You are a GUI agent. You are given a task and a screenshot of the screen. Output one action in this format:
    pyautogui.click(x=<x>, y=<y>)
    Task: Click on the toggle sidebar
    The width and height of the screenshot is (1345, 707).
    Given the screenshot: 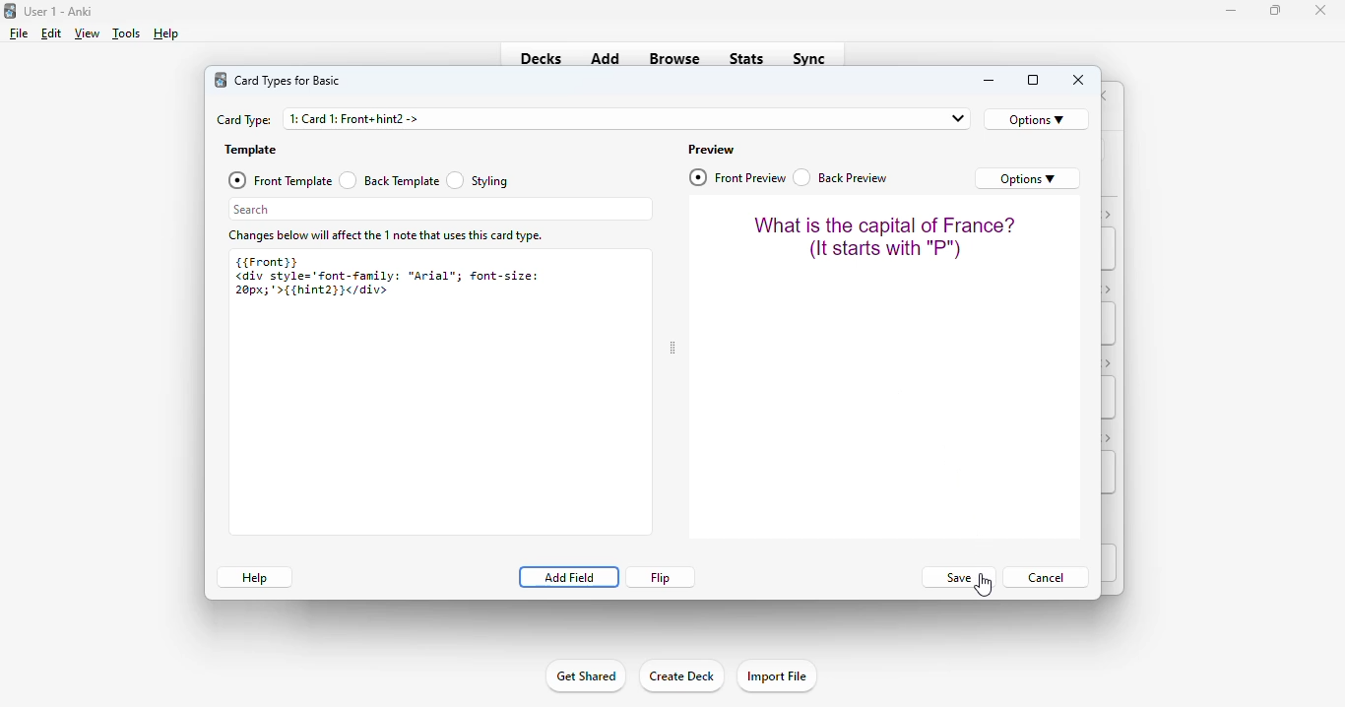 What is the action you would take?
    pyautogui.click(x=672, y=349)
    